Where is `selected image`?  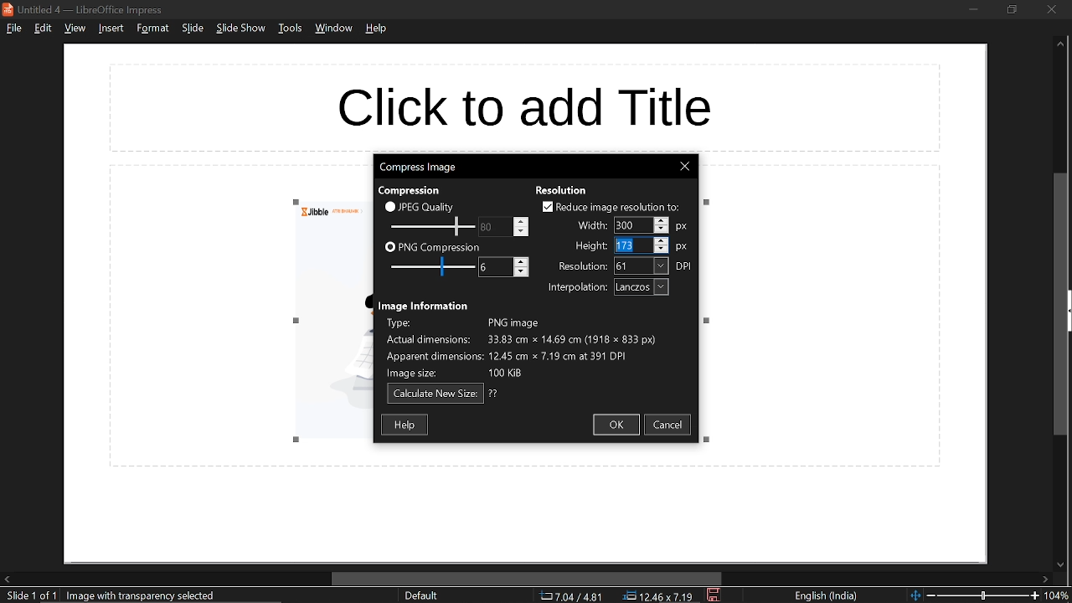
selected image is located at coordinates (145, 595).